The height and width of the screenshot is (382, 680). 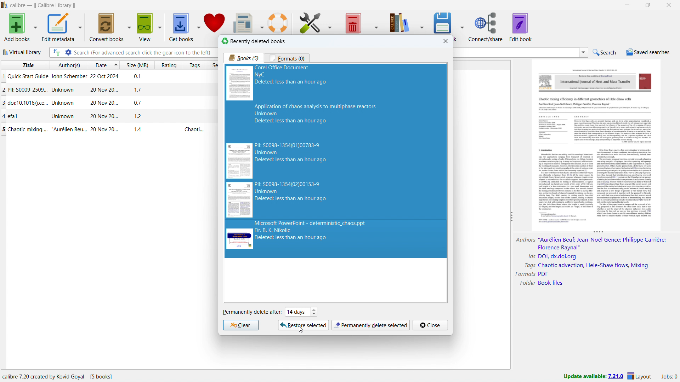 What do you see at coordinates (252, 312) in the screenshot?
I see `permanently delete after` at bounding box center [252, 312].